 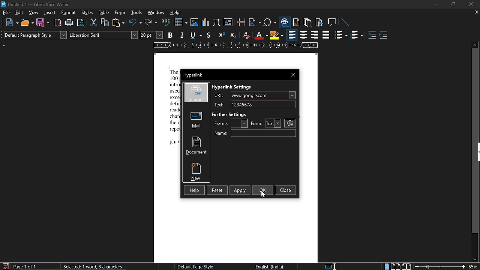 What do you see at coordinates (194, 22) in the screenshot?
I see `insert image` at bounding box center [194, 22].